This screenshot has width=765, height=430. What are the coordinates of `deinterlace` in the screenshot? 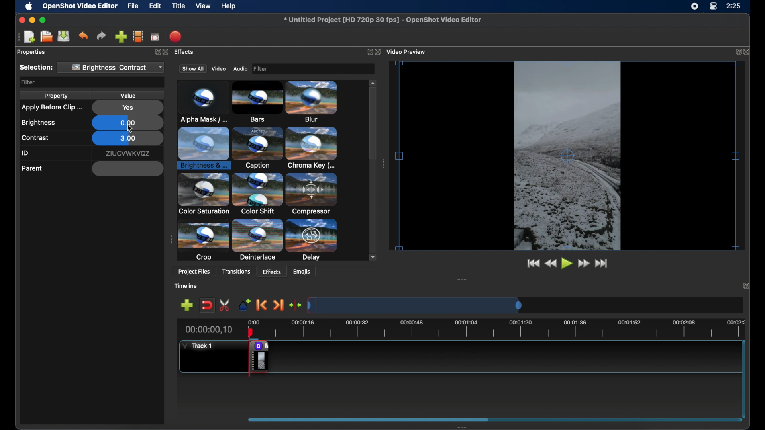 It's located at (258, 193).